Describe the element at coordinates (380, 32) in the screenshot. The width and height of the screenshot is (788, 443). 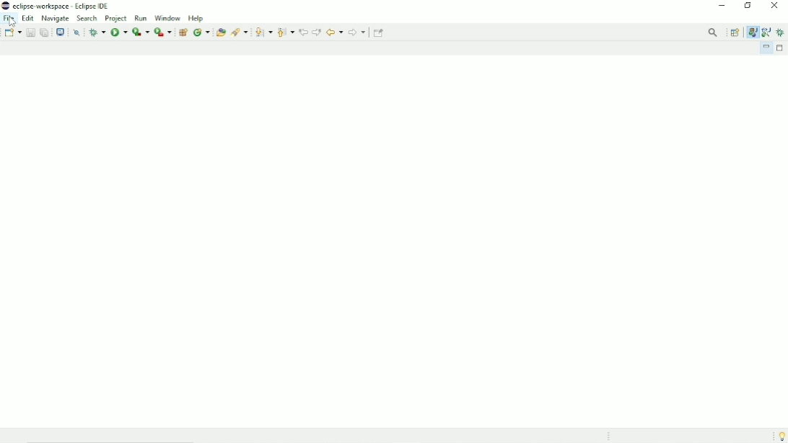
I see `Pin editor` at that location.